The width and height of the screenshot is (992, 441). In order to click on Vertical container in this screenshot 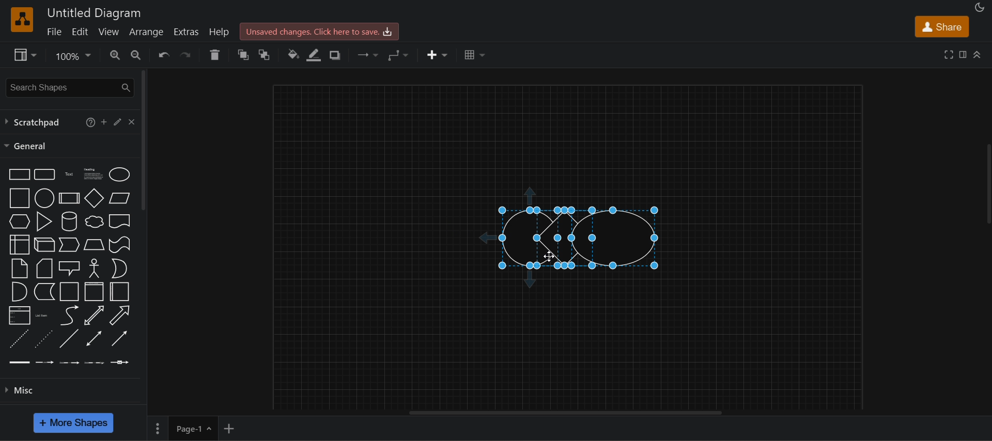, I will do `click(95, 292)`.